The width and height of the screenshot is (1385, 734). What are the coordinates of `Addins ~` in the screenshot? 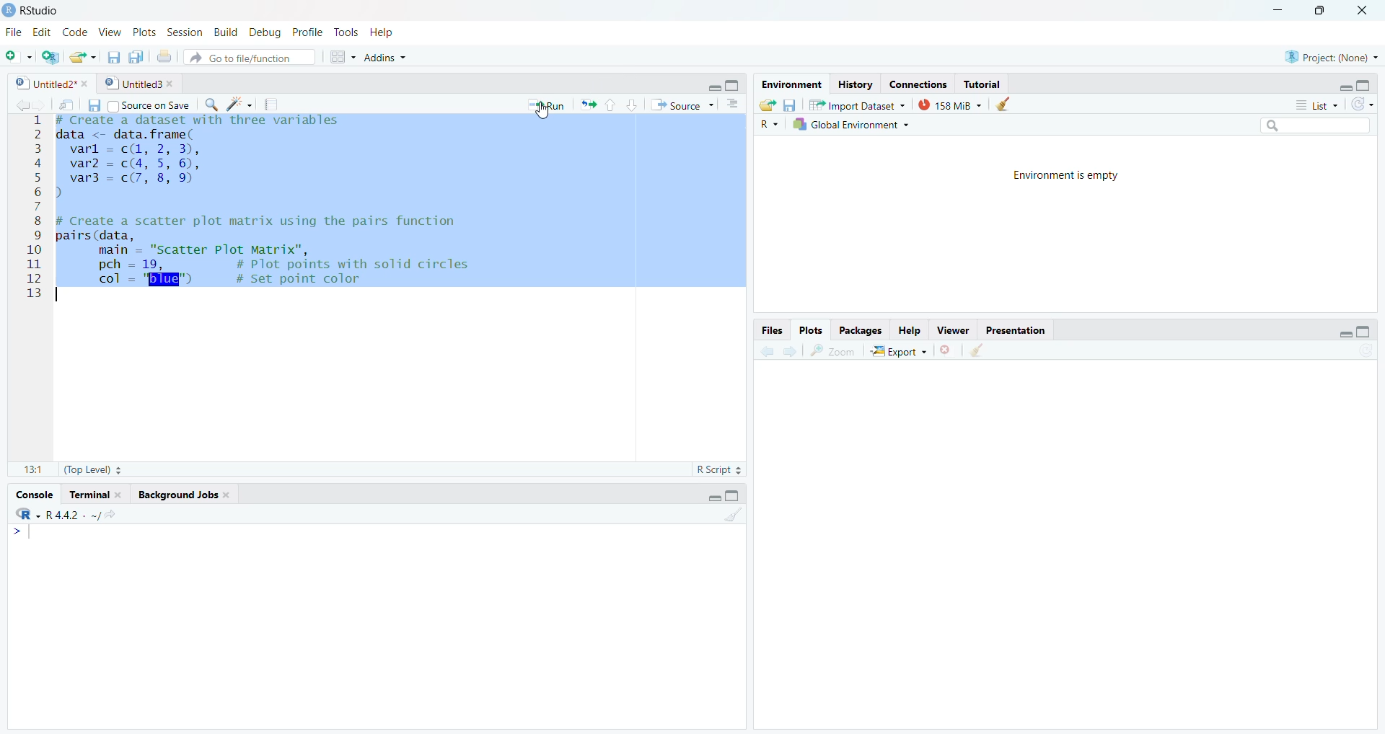 It's located at (387, 61).